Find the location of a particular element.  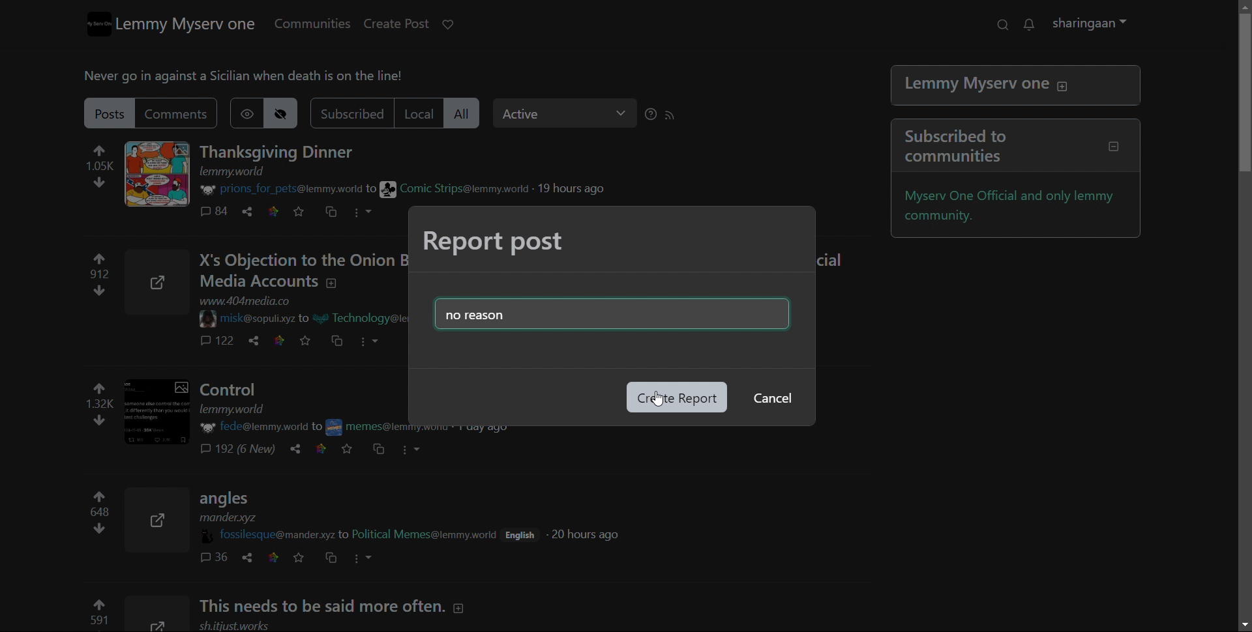

username is located at coordinates (254, 427).